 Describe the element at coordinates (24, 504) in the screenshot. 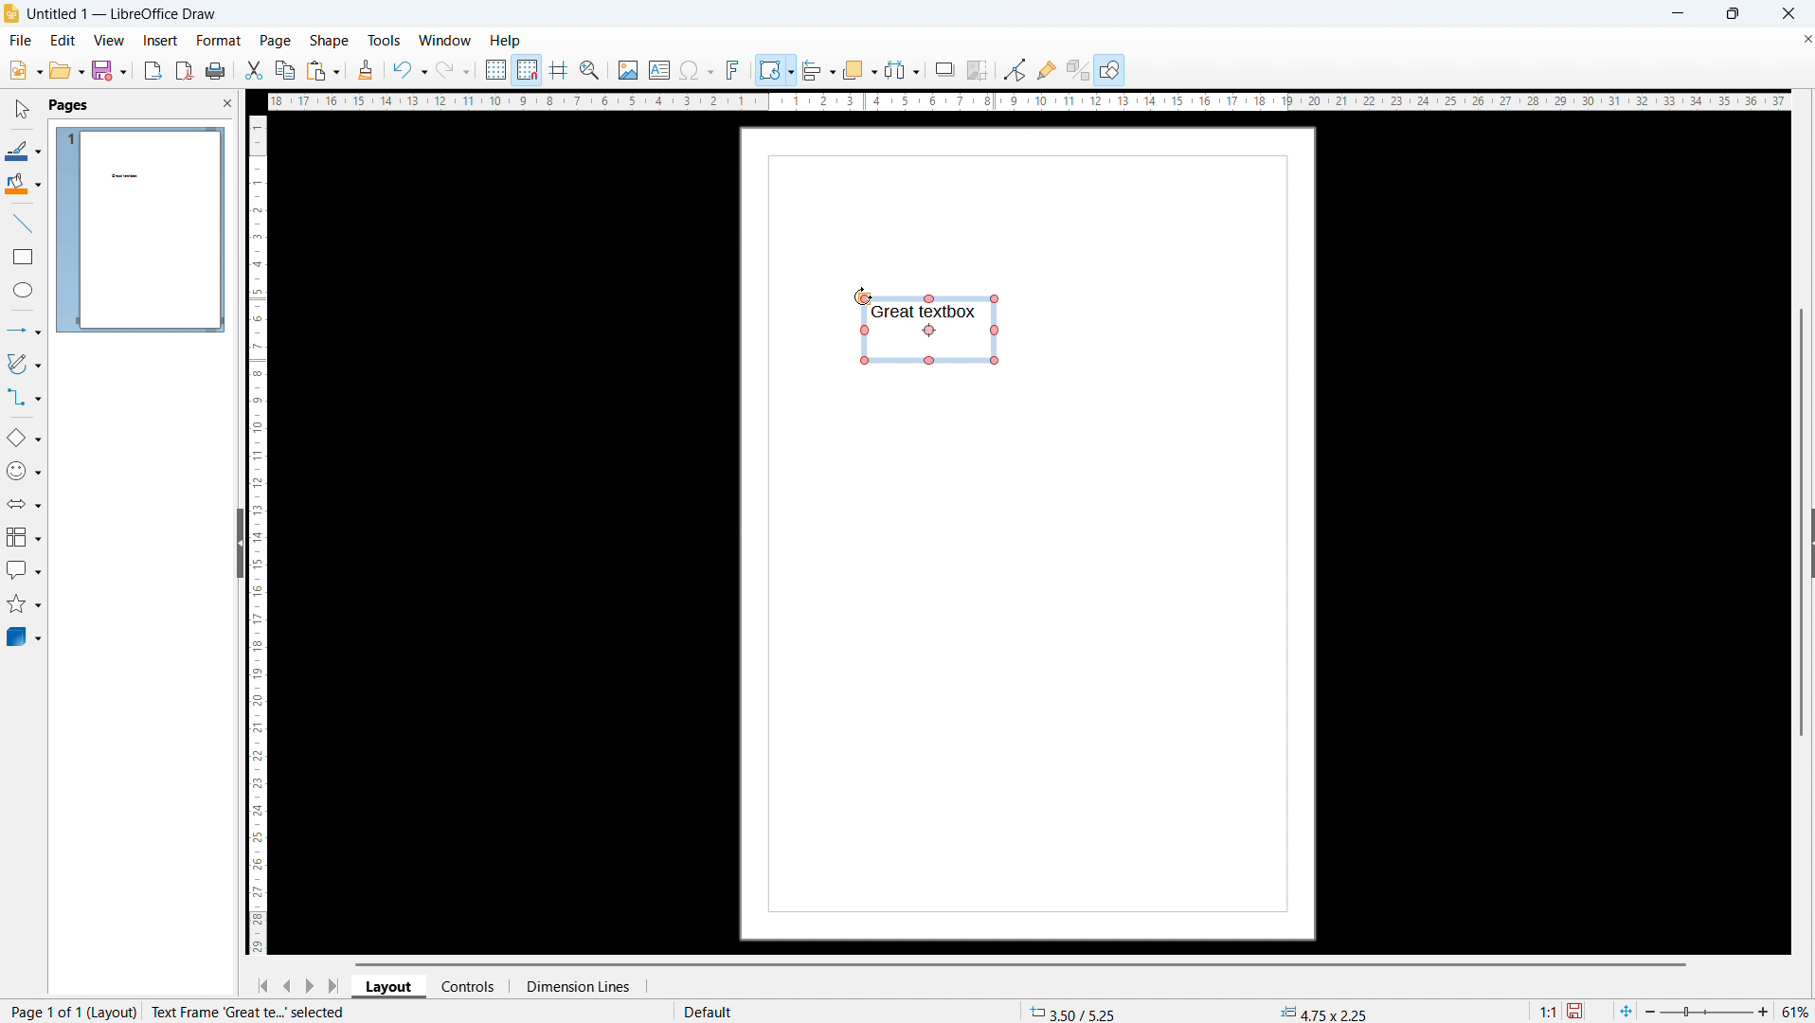

I see `block arrows` at that location.